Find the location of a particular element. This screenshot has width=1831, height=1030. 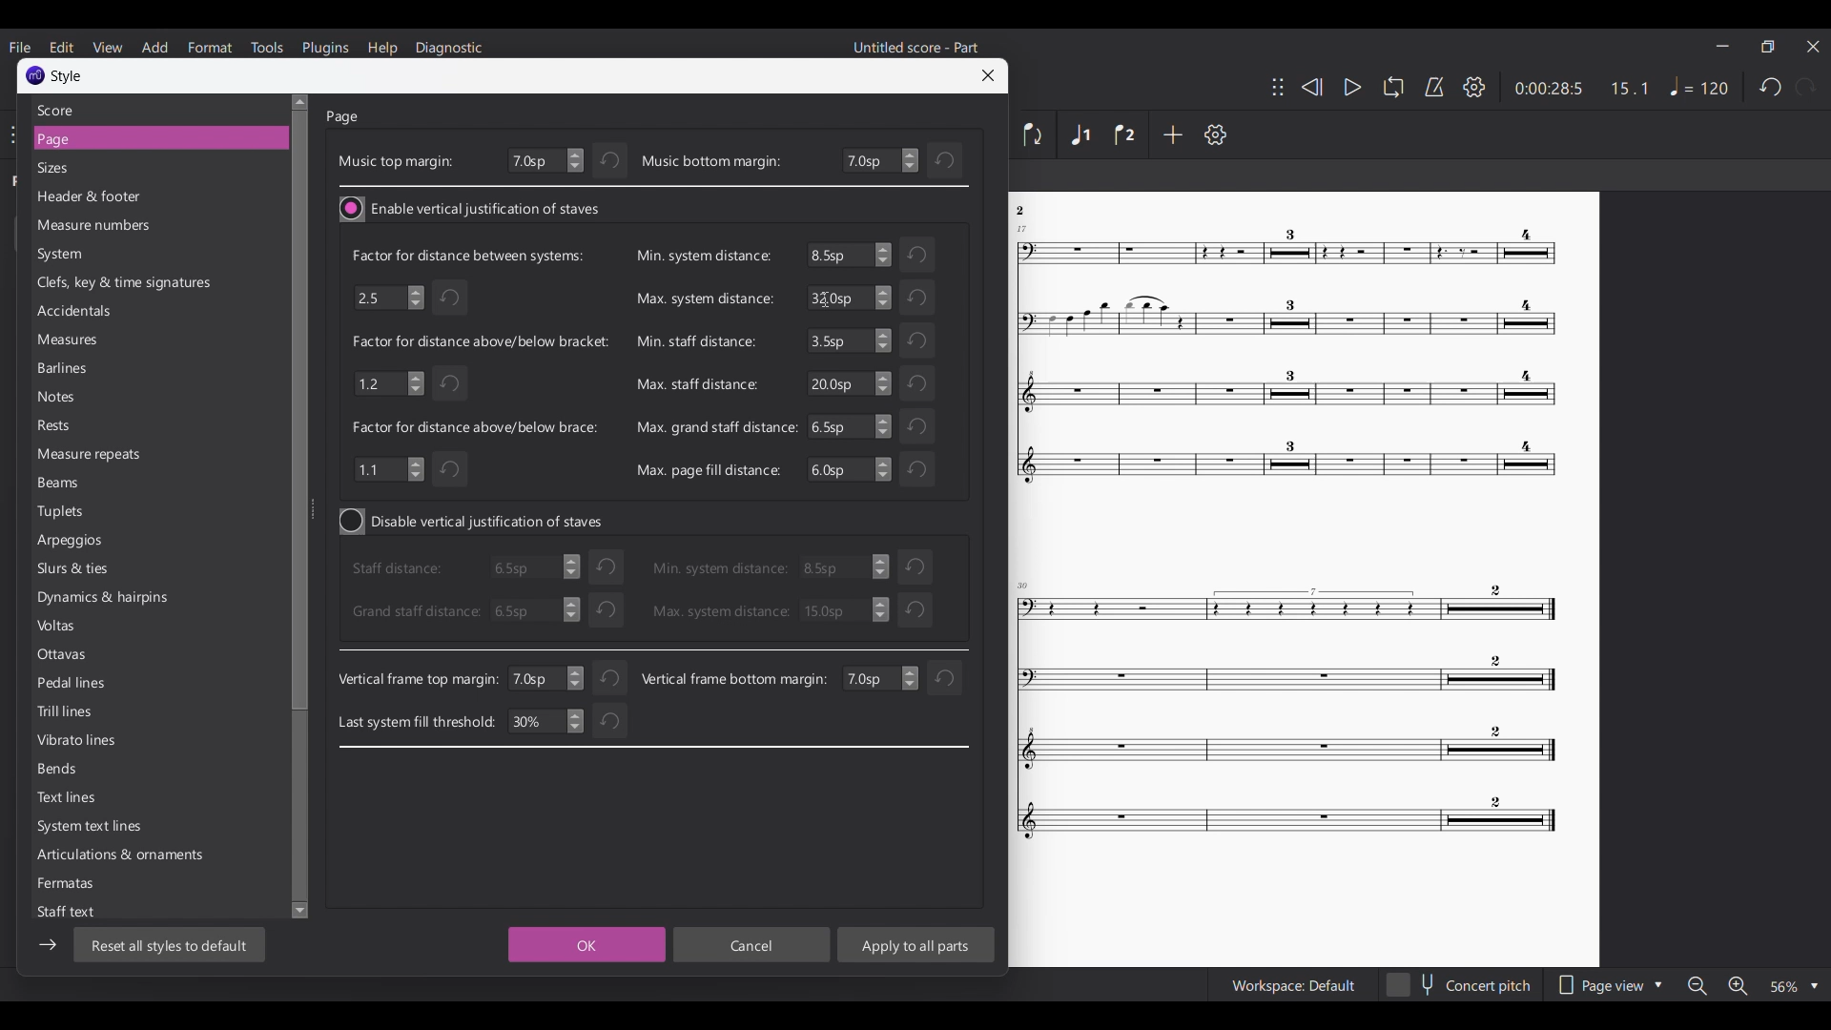

Fermates is located at coordinates (101, 888).